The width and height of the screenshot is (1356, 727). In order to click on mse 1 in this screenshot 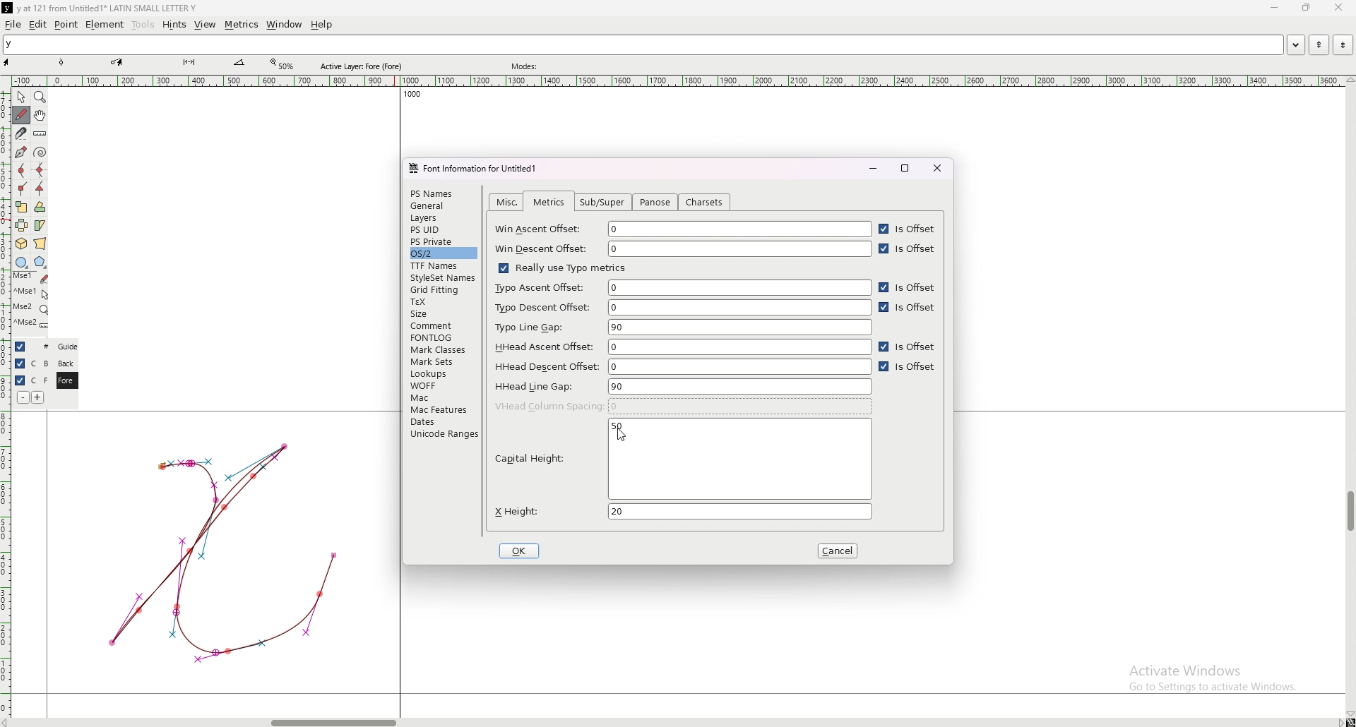, I will do `click(31, 292)`.